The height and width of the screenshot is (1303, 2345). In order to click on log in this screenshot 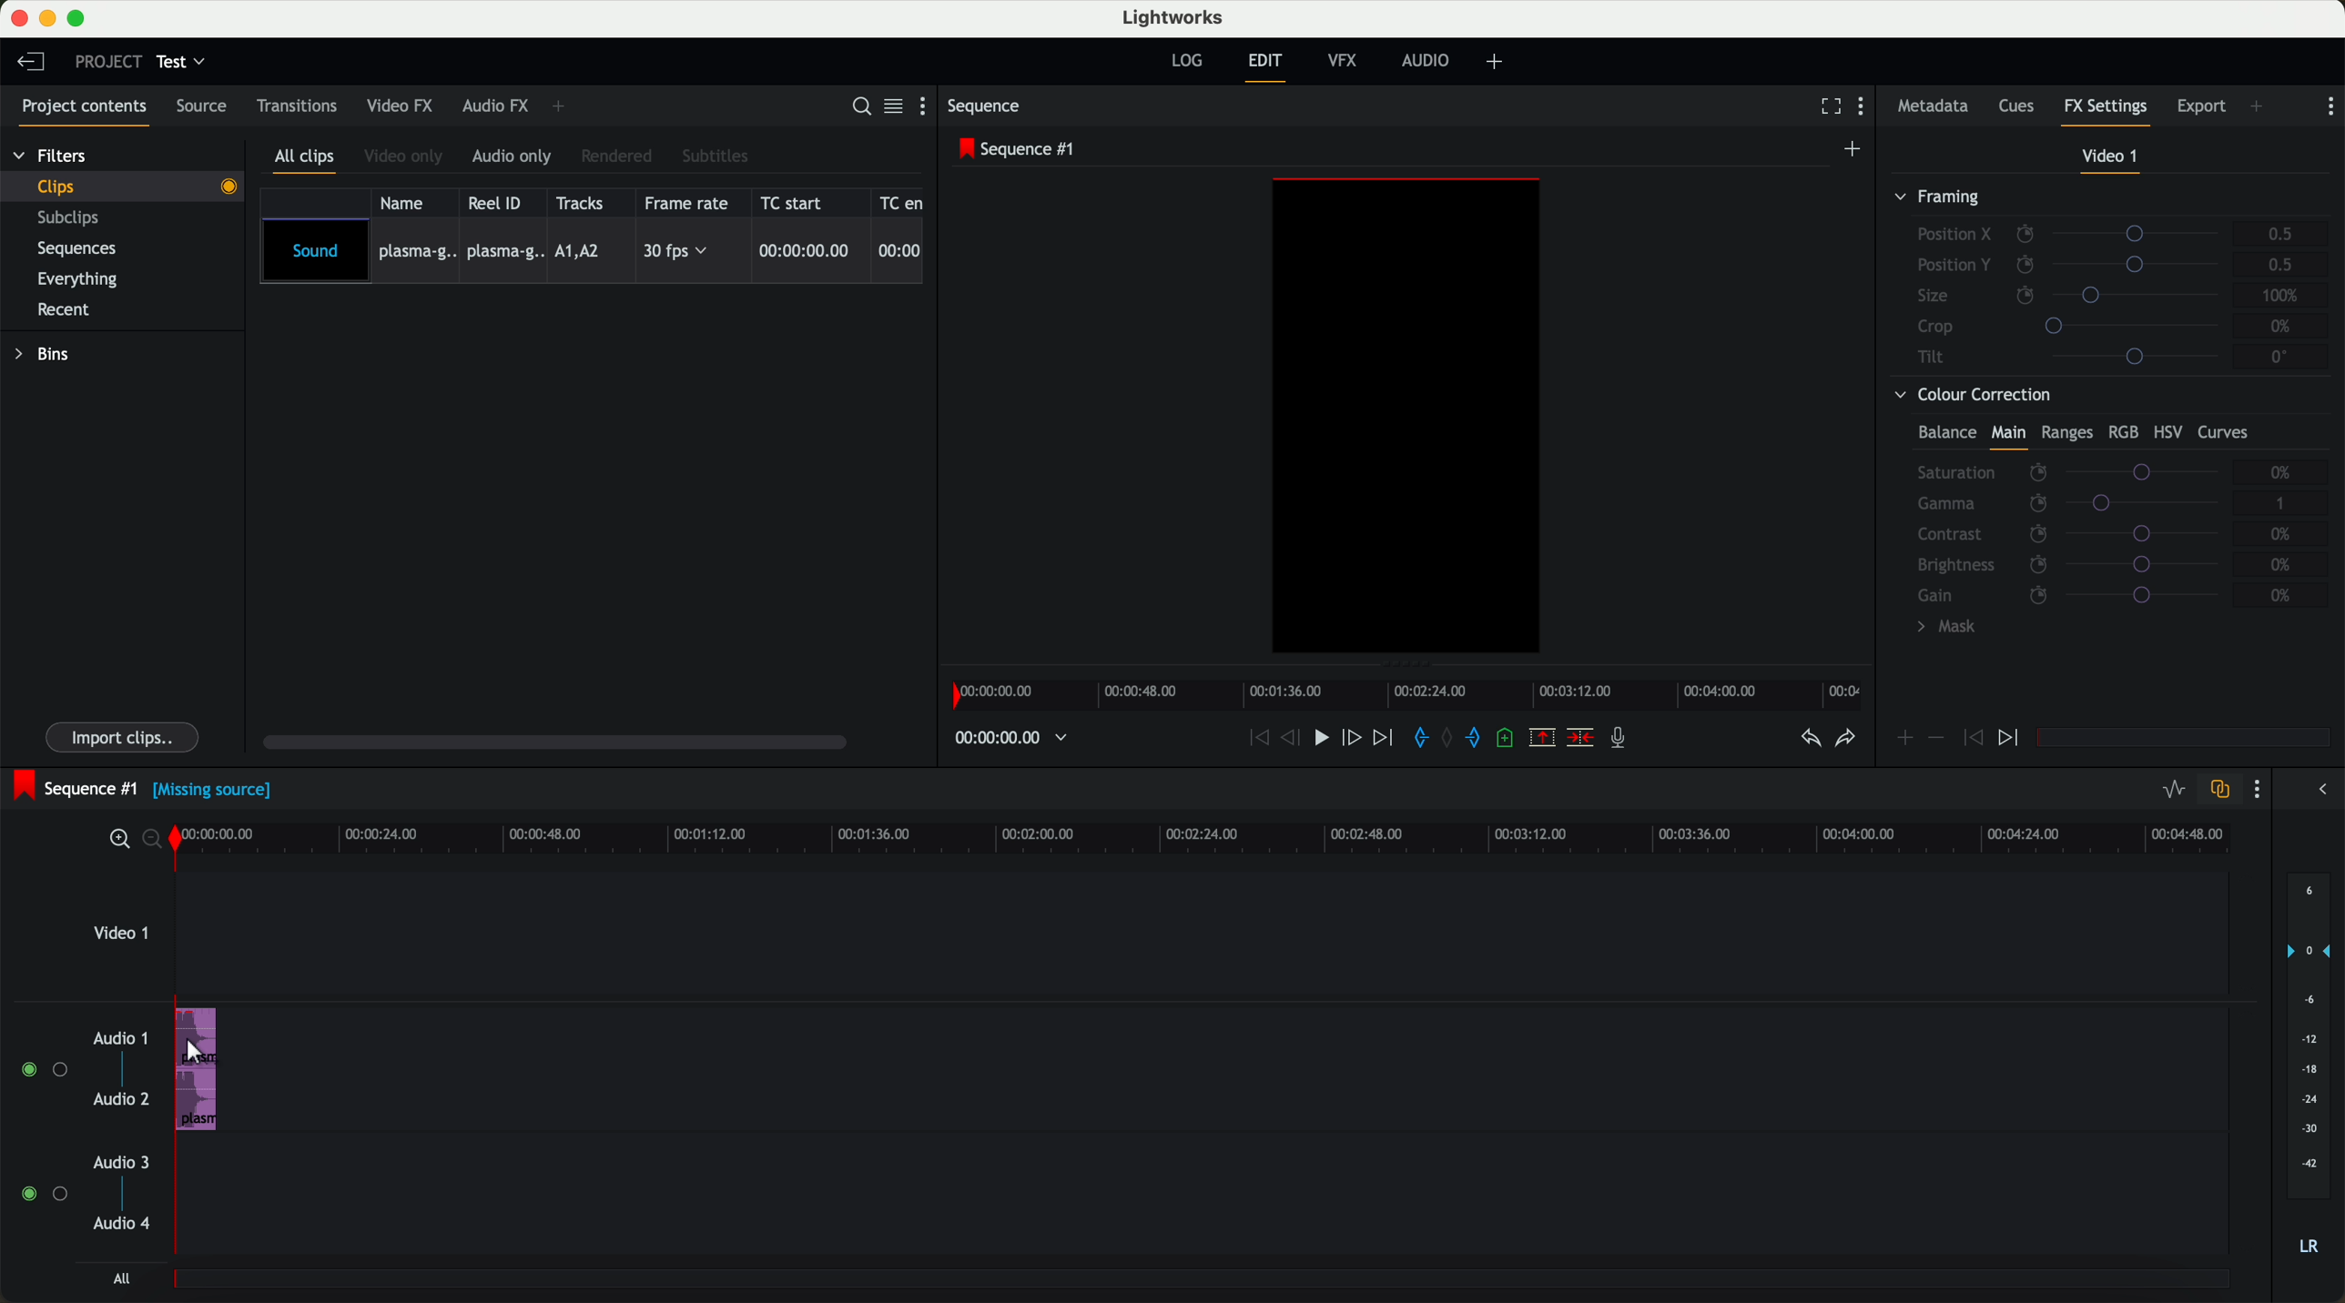, I will do `click(1185, 61)`.